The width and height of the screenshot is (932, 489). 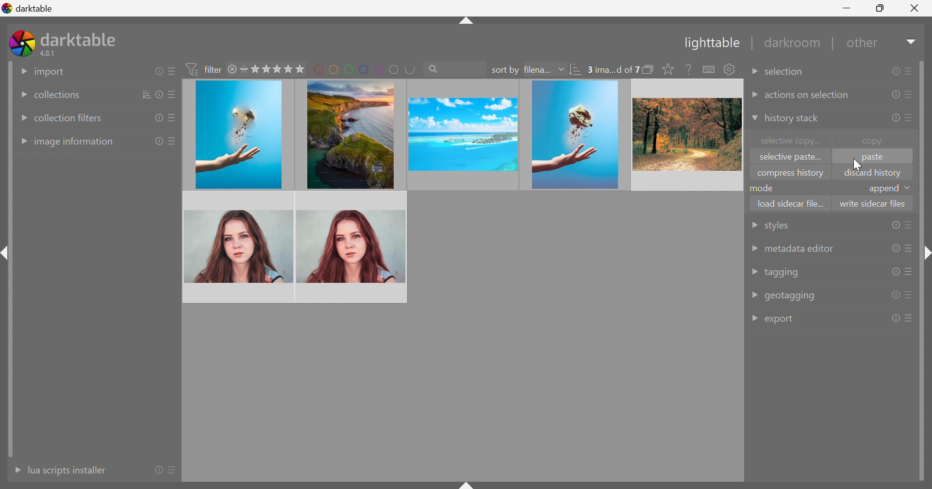 What do you see at coordinates (790, 174) in the screenshot?
I see `compress history` at bounding box center [790, 174].